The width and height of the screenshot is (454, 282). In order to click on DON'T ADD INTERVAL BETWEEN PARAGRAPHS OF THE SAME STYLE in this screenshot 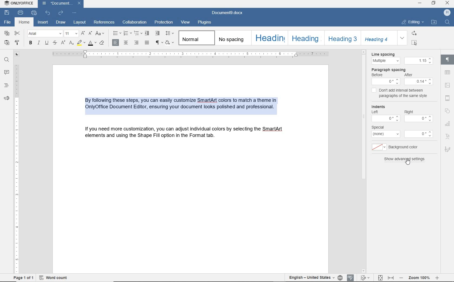, I will do `click(400, 93)`.